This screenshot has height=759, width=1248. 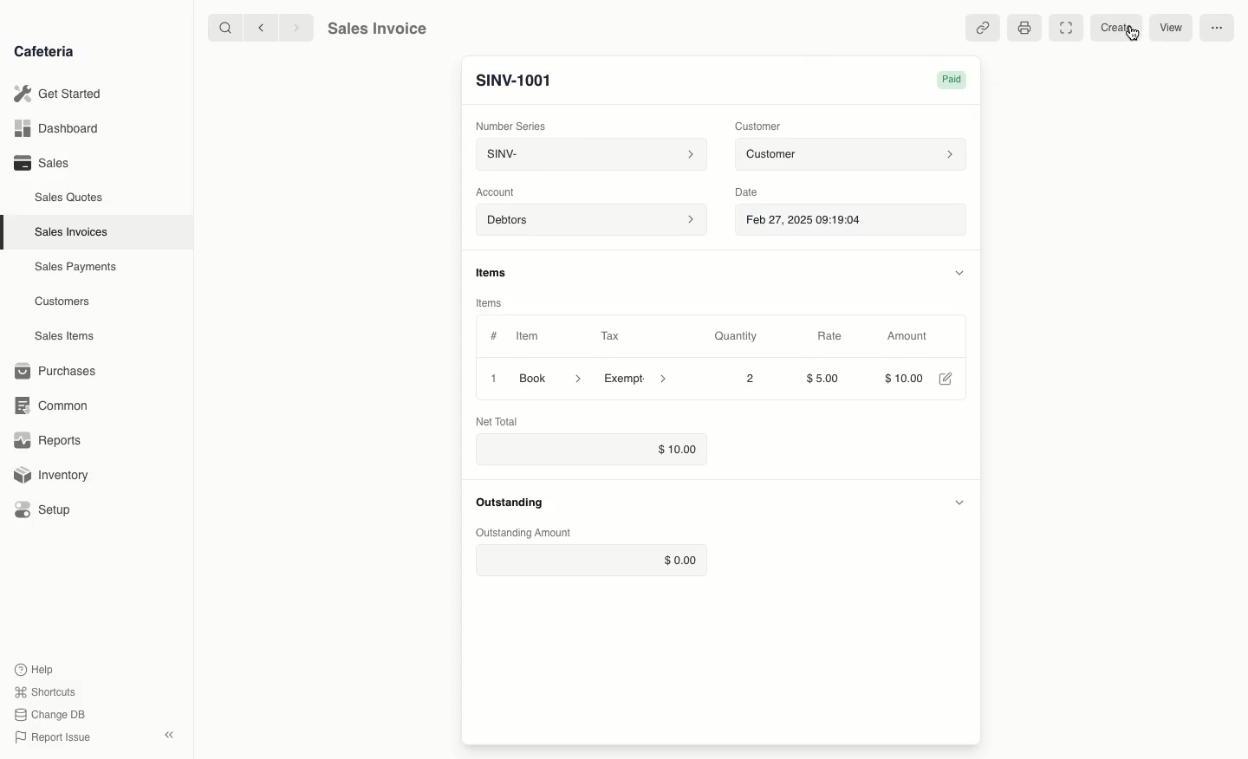 I want to click on forward, so click(x=298, y=28).